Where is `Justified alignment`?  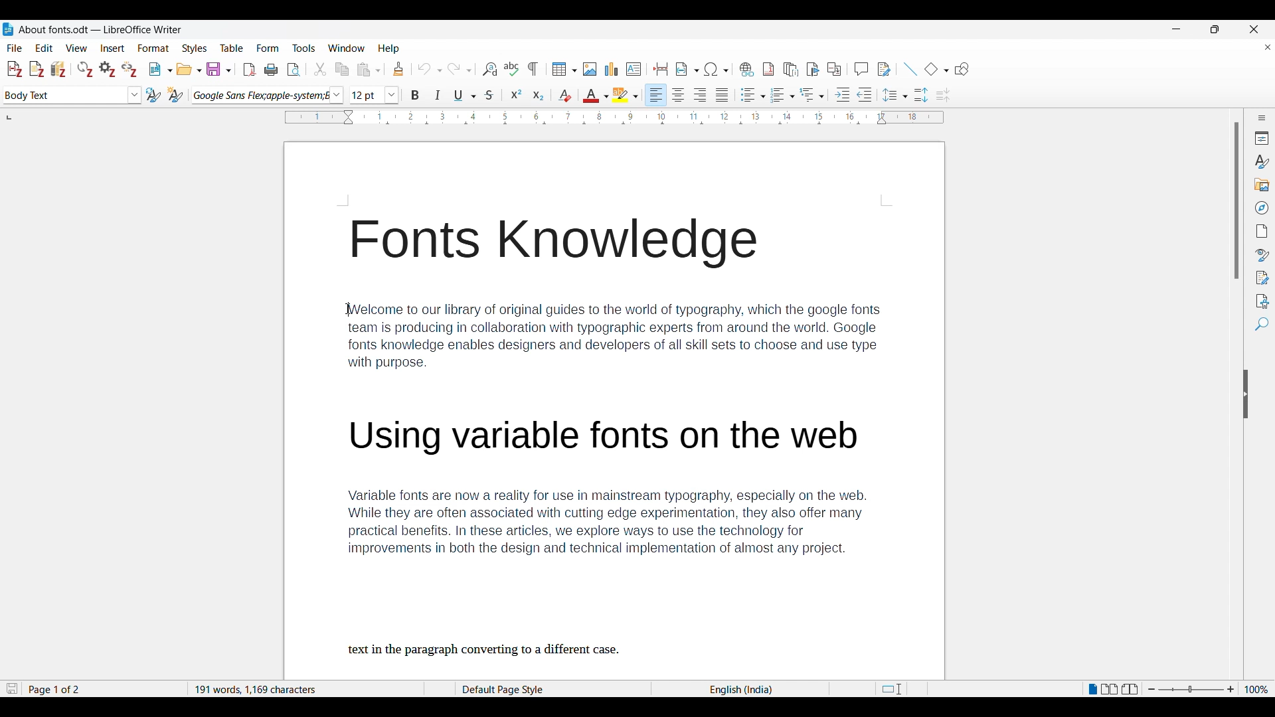 Justified alignment is located at coordinates (722, 95).